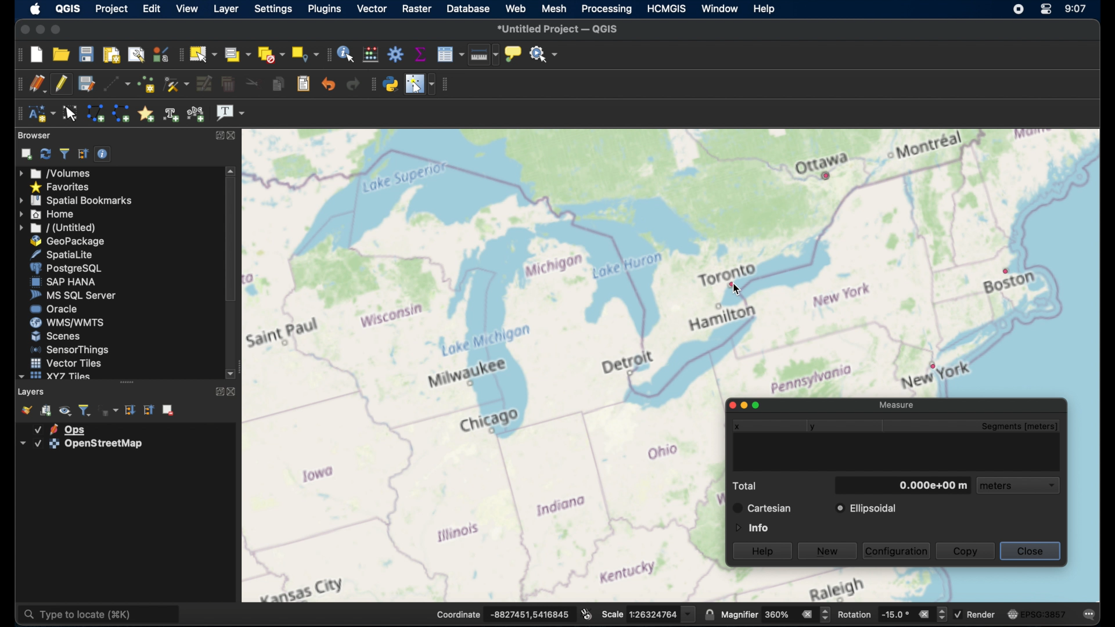 The image size is (1115, 627). Describe the element at coordinates (17, 84) in the screenshot. I see `digitizing toolbar` at that location.